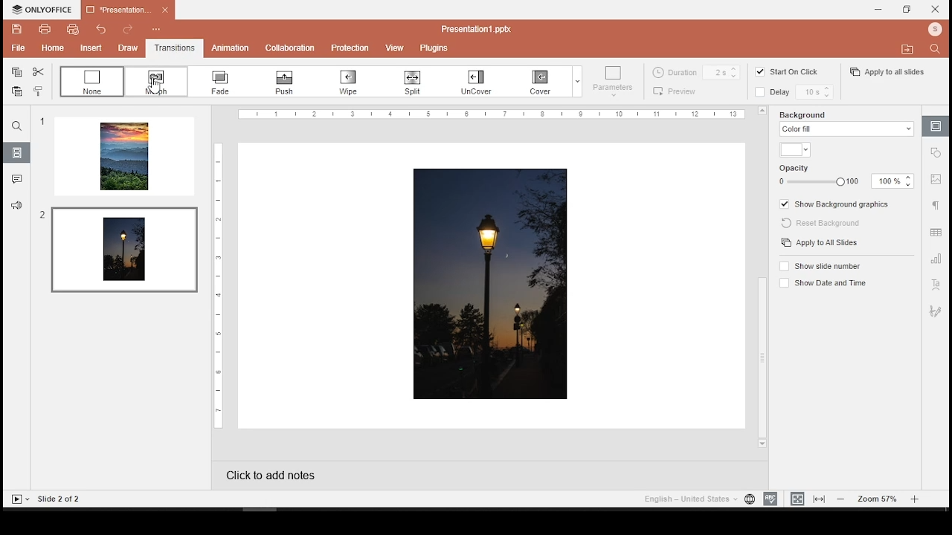 This screenshot has height=535, width=952. I want to click on change color theme, so click(549, 80).